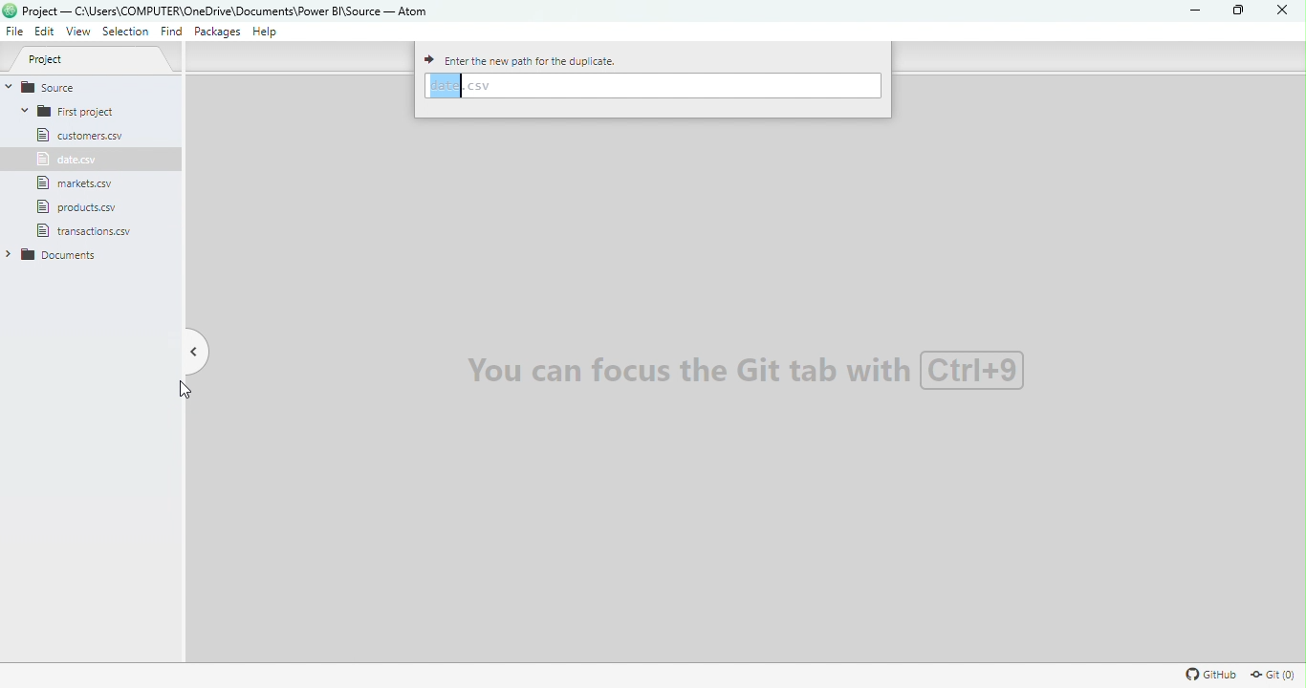 The image size is (1306, 688). What do you see at coordinates (80, 207) in the screenshot?
I see `File` at bounding box center [80, 207].